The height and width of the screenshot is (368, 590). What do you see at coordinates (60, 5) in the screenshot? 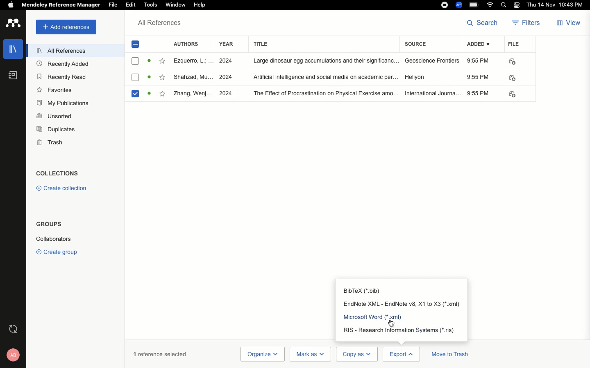
I see `Mendeley reference manager` at bounding box center [60, 5].